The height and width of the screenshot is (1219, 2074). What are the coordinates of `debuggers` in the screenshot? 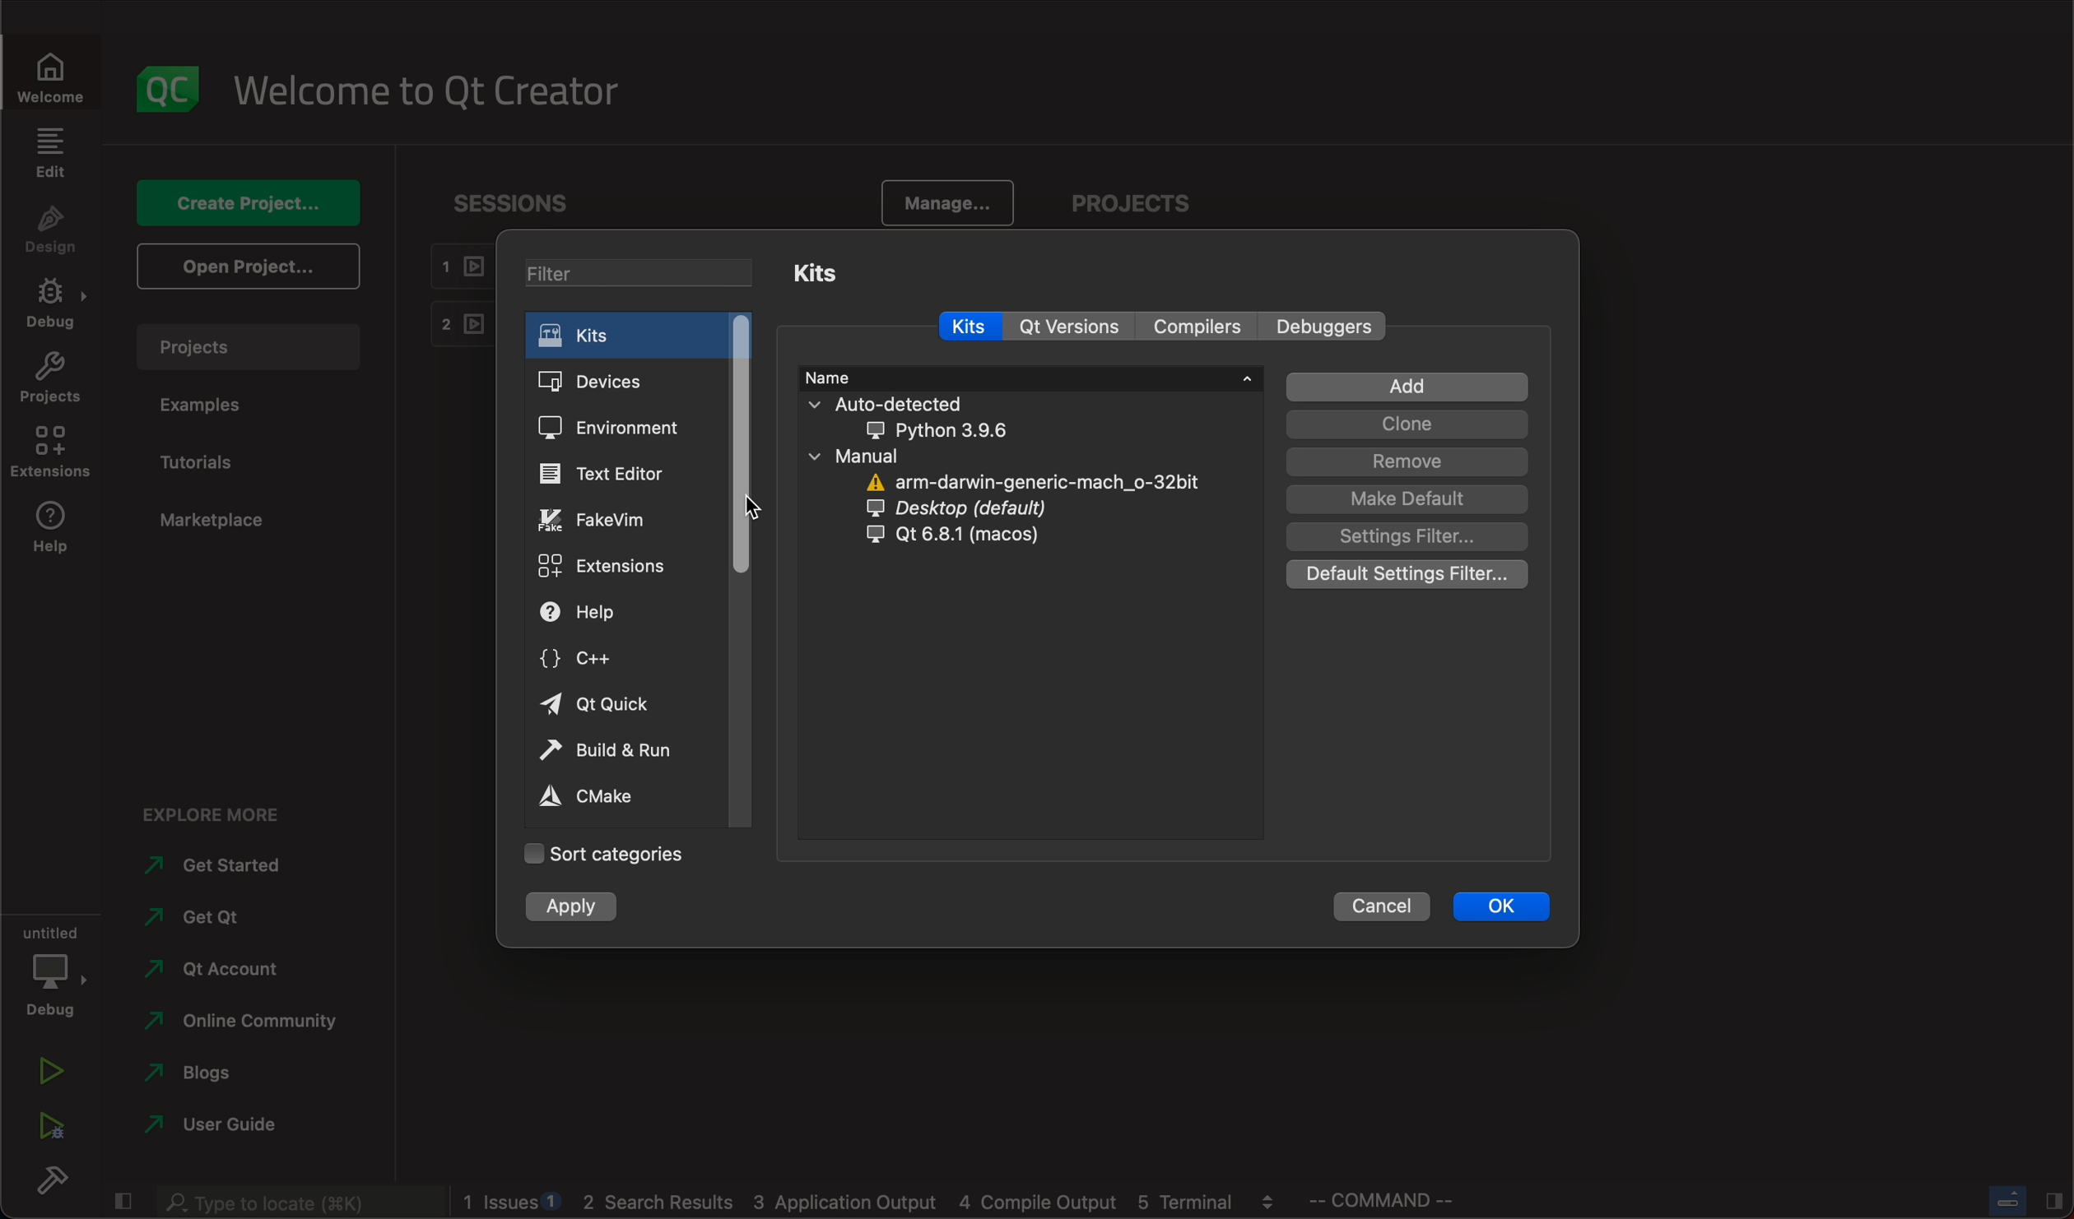 It's located at (1327, 325).